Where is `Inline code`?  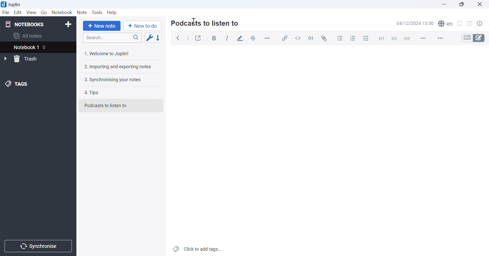 Inline code is located at coordinates (299, 38).